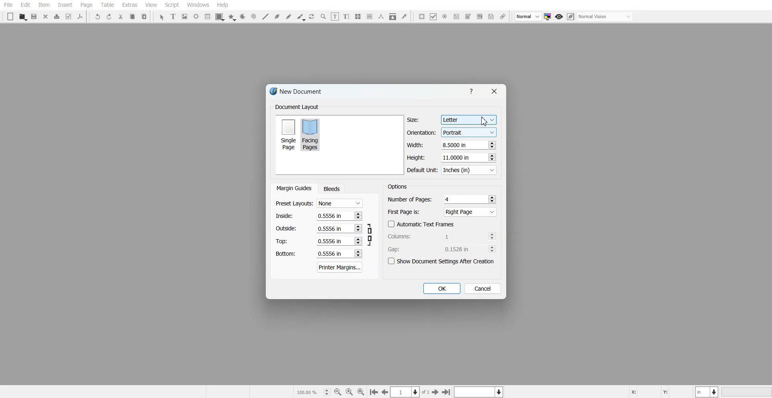 Image resolution: width=772 pixels, height=398 pixels. Describe the element at coordinates (242, 17) in the screenshot. I see `Arc` at that location.